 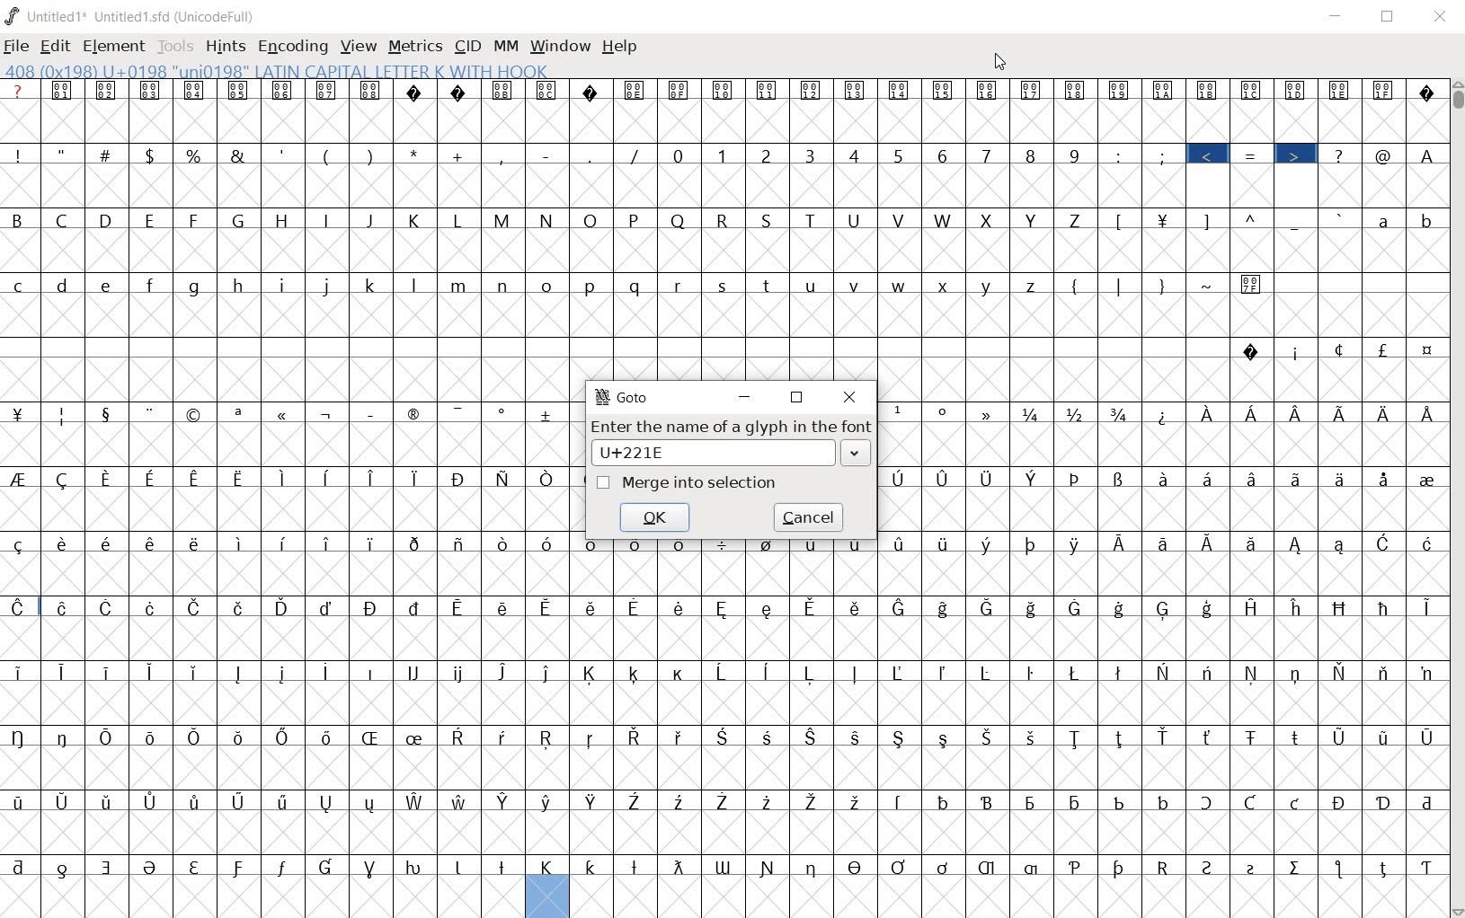 I want to click on numbers 0 - 9, so click(x=876, y=154).